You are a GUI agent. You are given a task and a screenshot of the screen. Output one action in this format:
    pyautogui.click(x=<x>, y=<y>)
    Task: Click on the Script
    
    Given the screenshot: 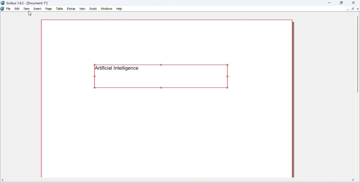 What is the action you would take?
    pyautogui.click(x=93, y=9)
    